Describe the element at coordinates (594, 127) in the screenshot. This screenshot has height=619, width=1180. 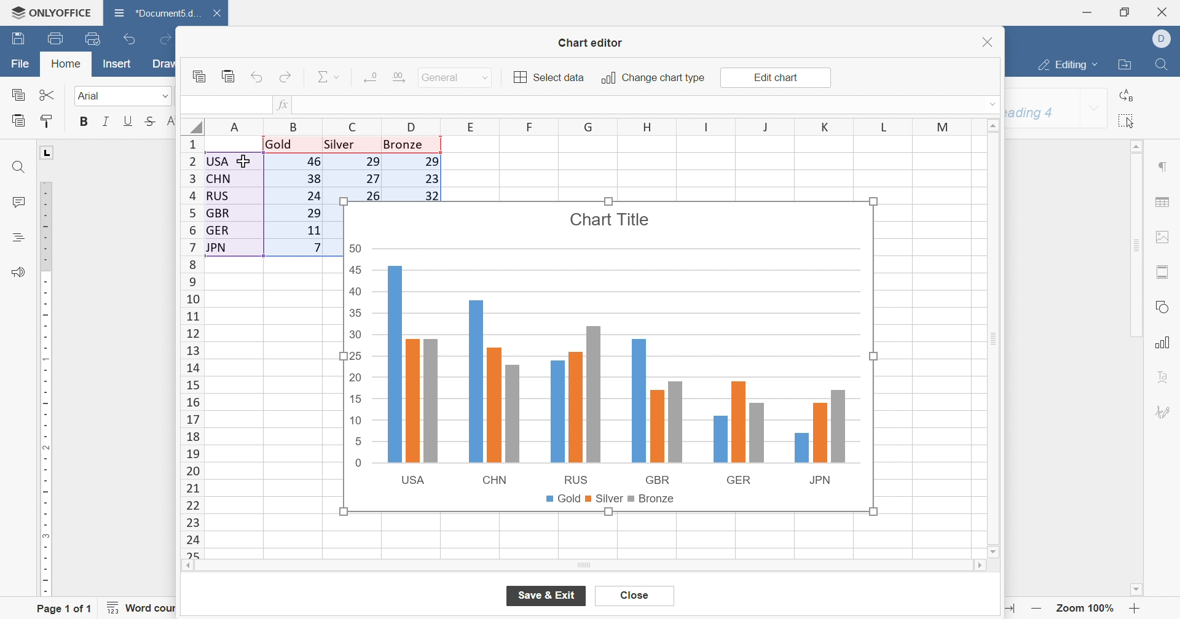
I see `column names` at that location.